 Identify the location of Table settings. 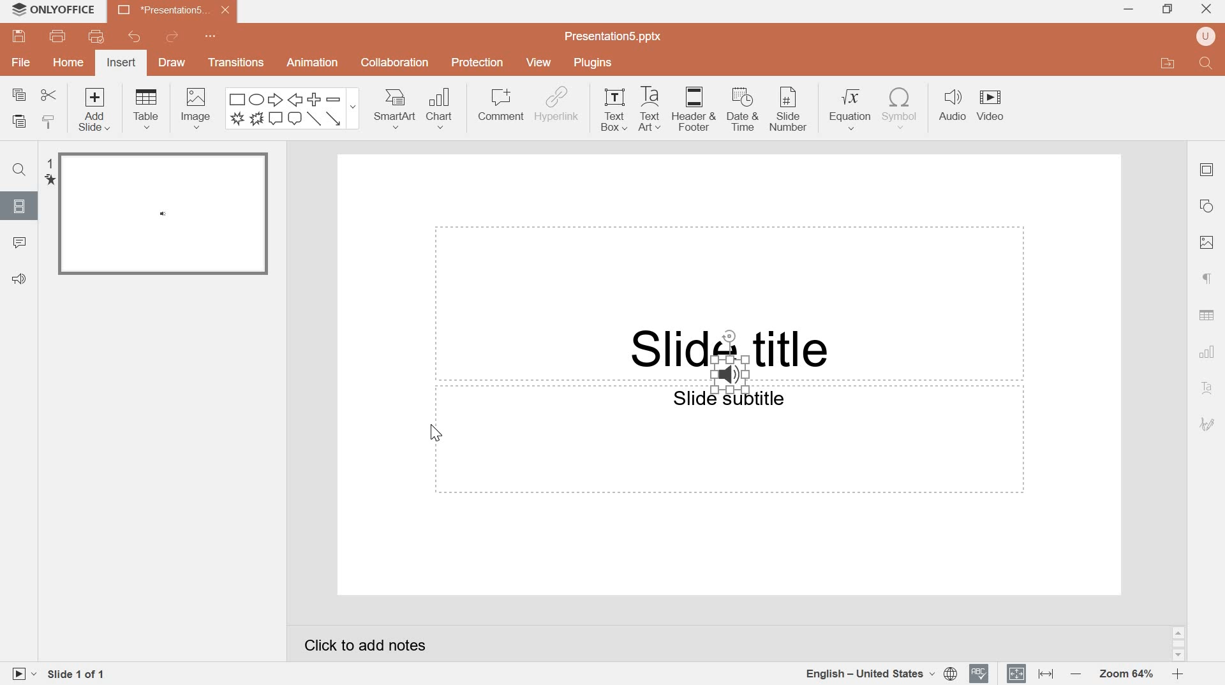
(1206, 314).